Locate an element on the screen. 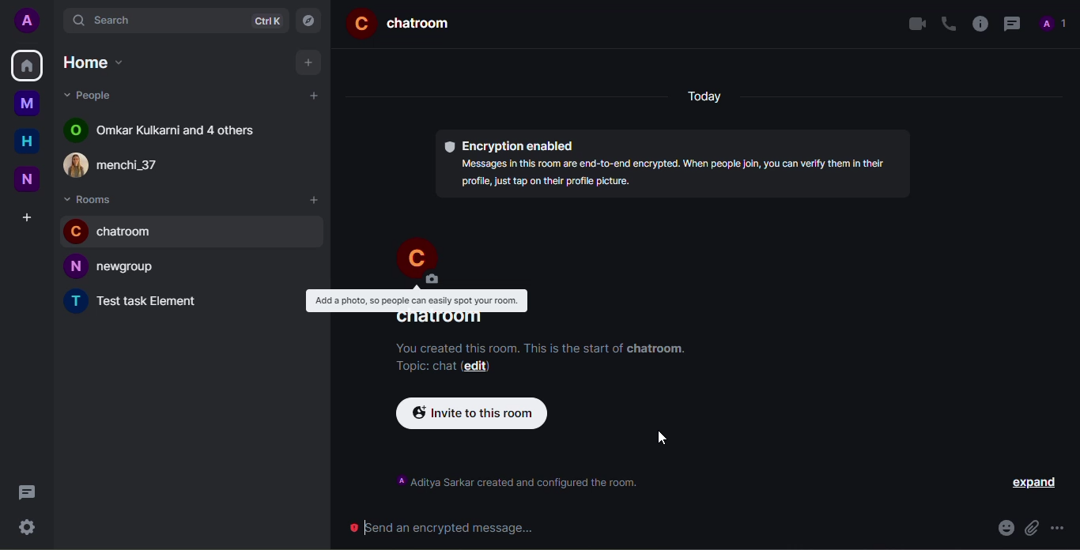  new is located at coordinates (27, 180).